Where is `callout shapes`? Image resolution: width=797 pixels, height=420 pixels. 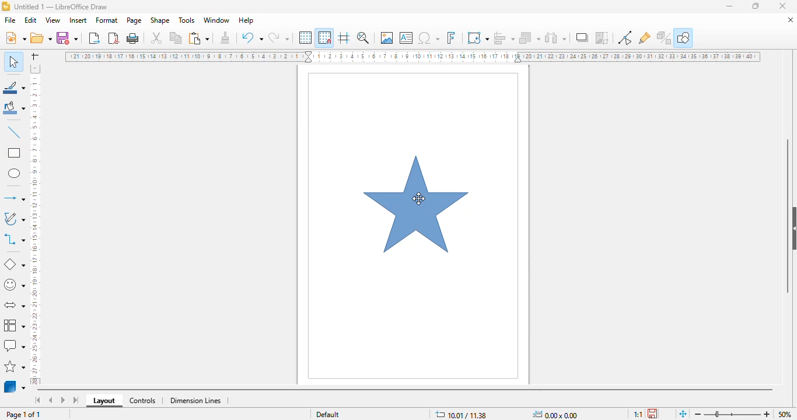 callout shapes is located at coordinates (14, 345).